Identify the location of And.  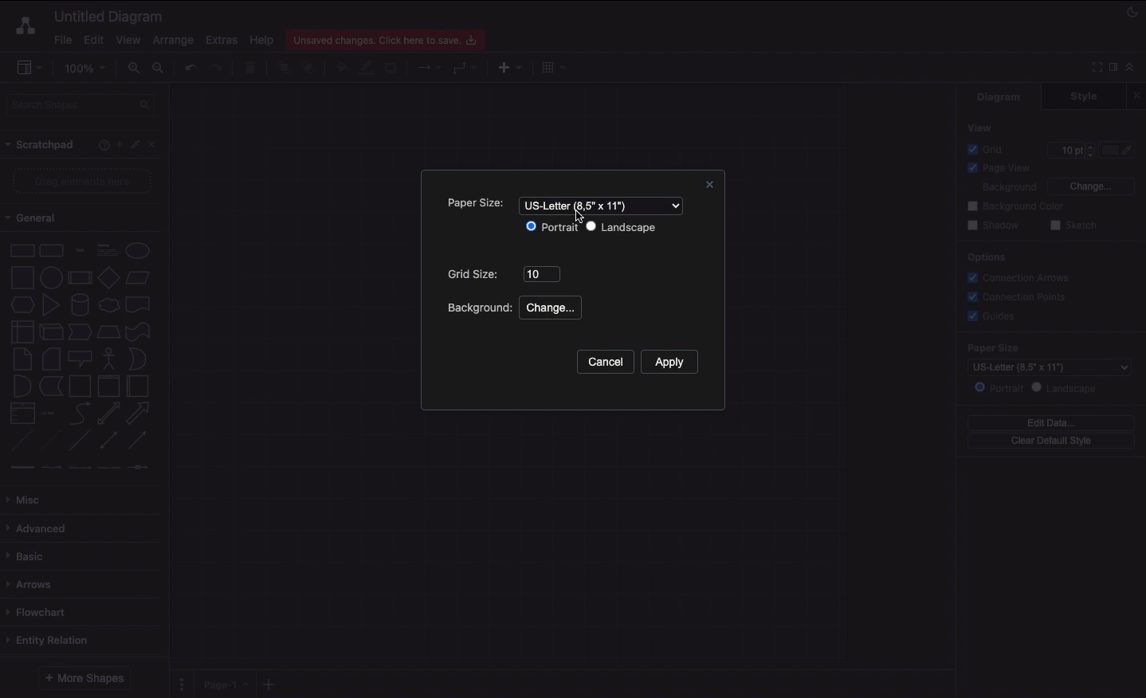
(23, 387).